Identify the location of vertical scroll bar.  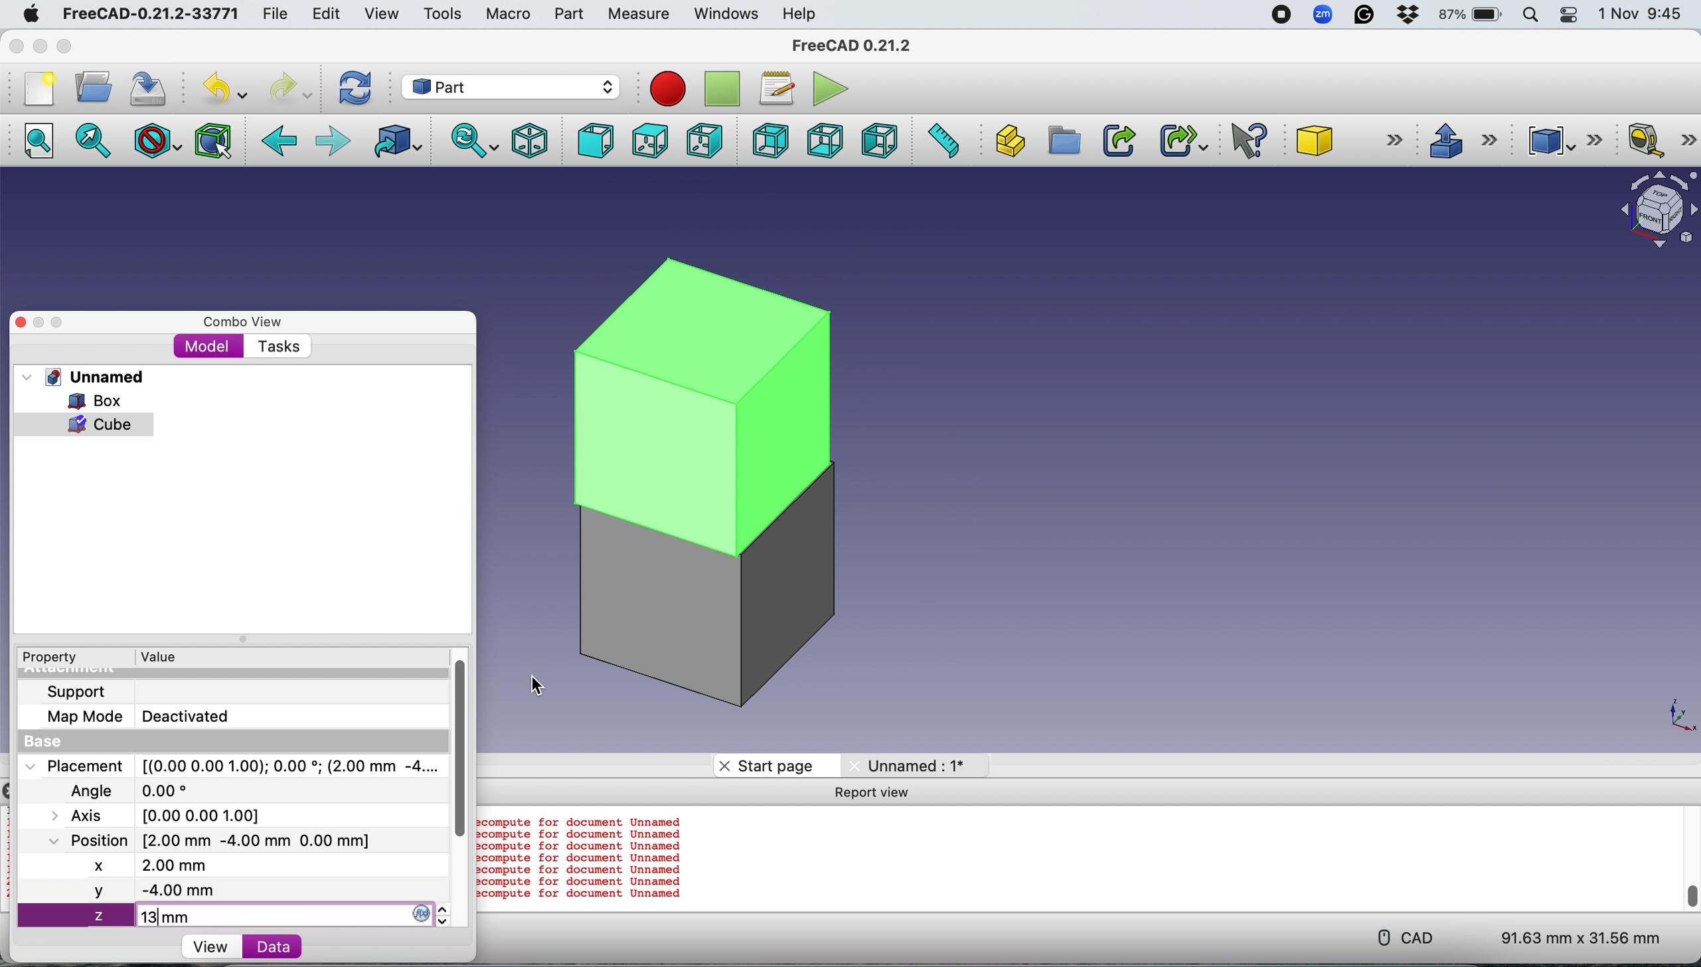
(463, 739).